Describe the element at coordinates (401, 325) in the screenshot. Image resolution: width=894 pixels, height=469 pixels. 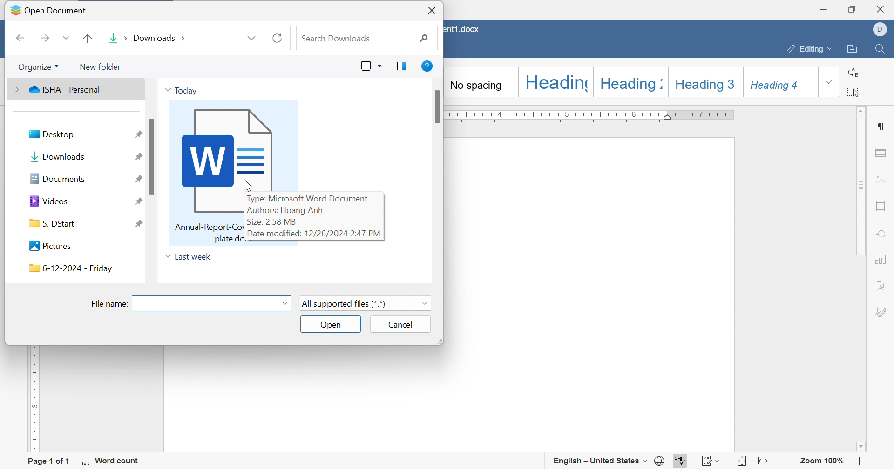
I see `cancel` at that location.